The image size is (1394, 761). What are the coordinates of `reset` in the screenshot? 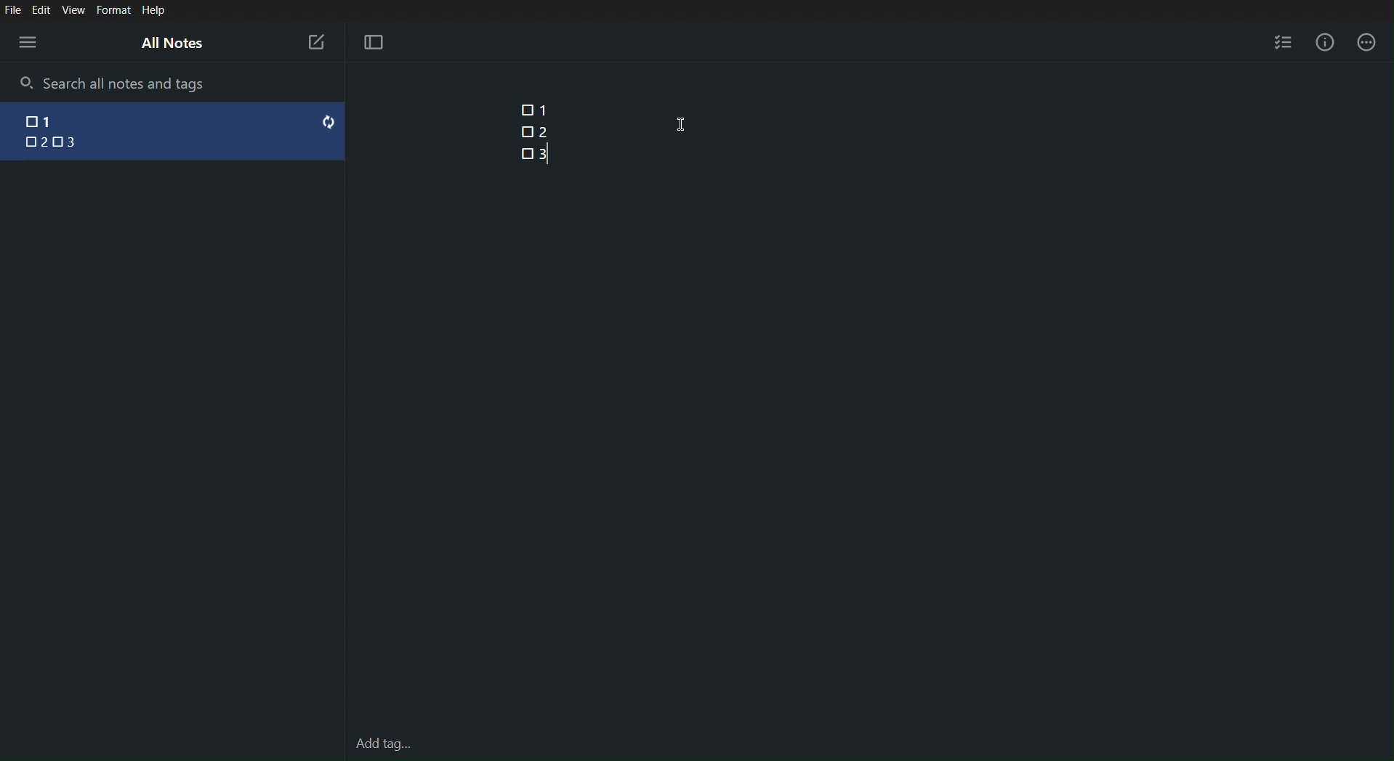 It's located at (329, 121).